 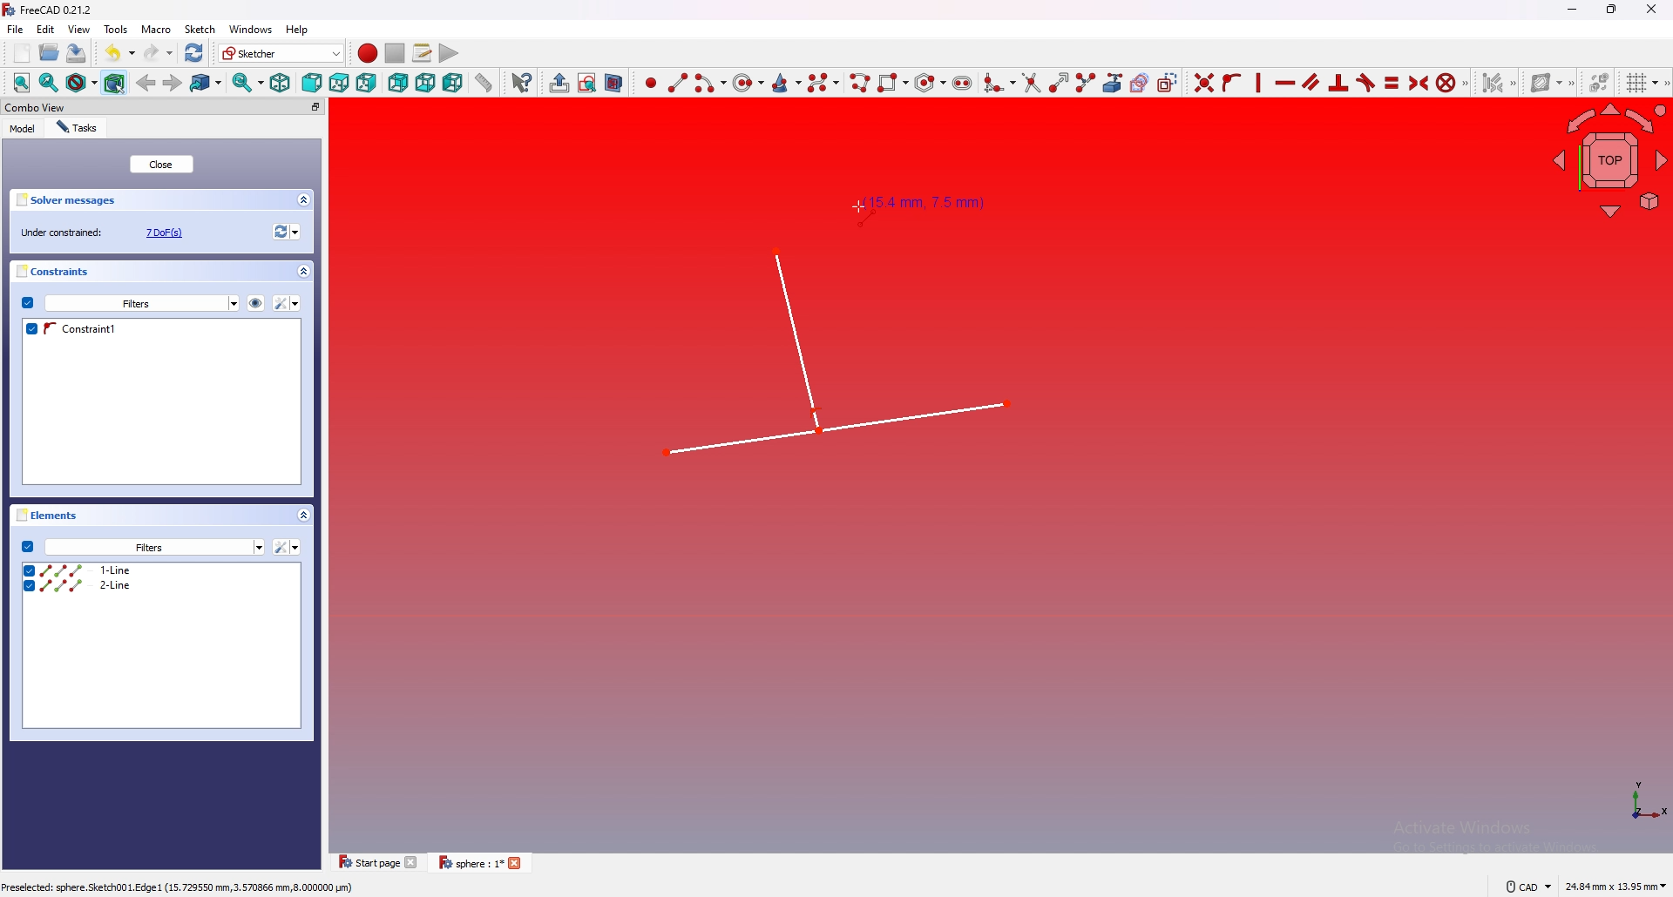 I want to click on Create point, so click(x=647, y=83).